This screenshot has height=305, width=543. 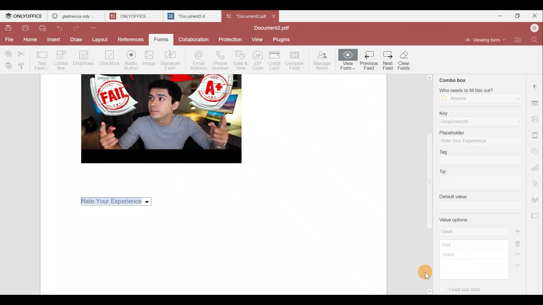 What do you see at coordinates (130, 16) in the screenshot?
I see `ONLYOFFICE` at bounding box center [130, 16].